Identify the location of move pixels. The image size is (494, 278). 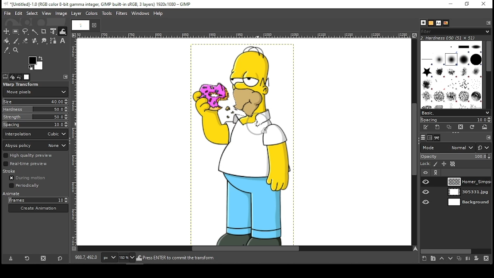
(35, 92).